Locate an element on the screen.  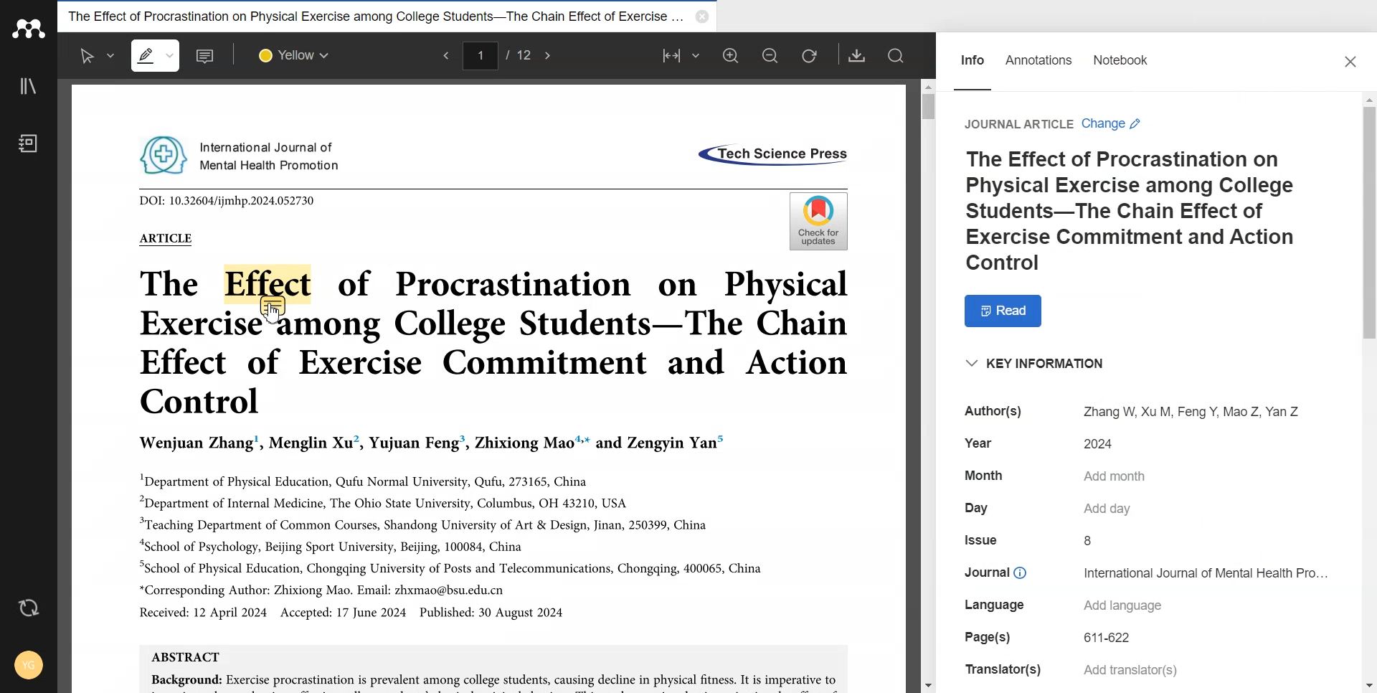
Select colour is located at coordinates (297, 57).